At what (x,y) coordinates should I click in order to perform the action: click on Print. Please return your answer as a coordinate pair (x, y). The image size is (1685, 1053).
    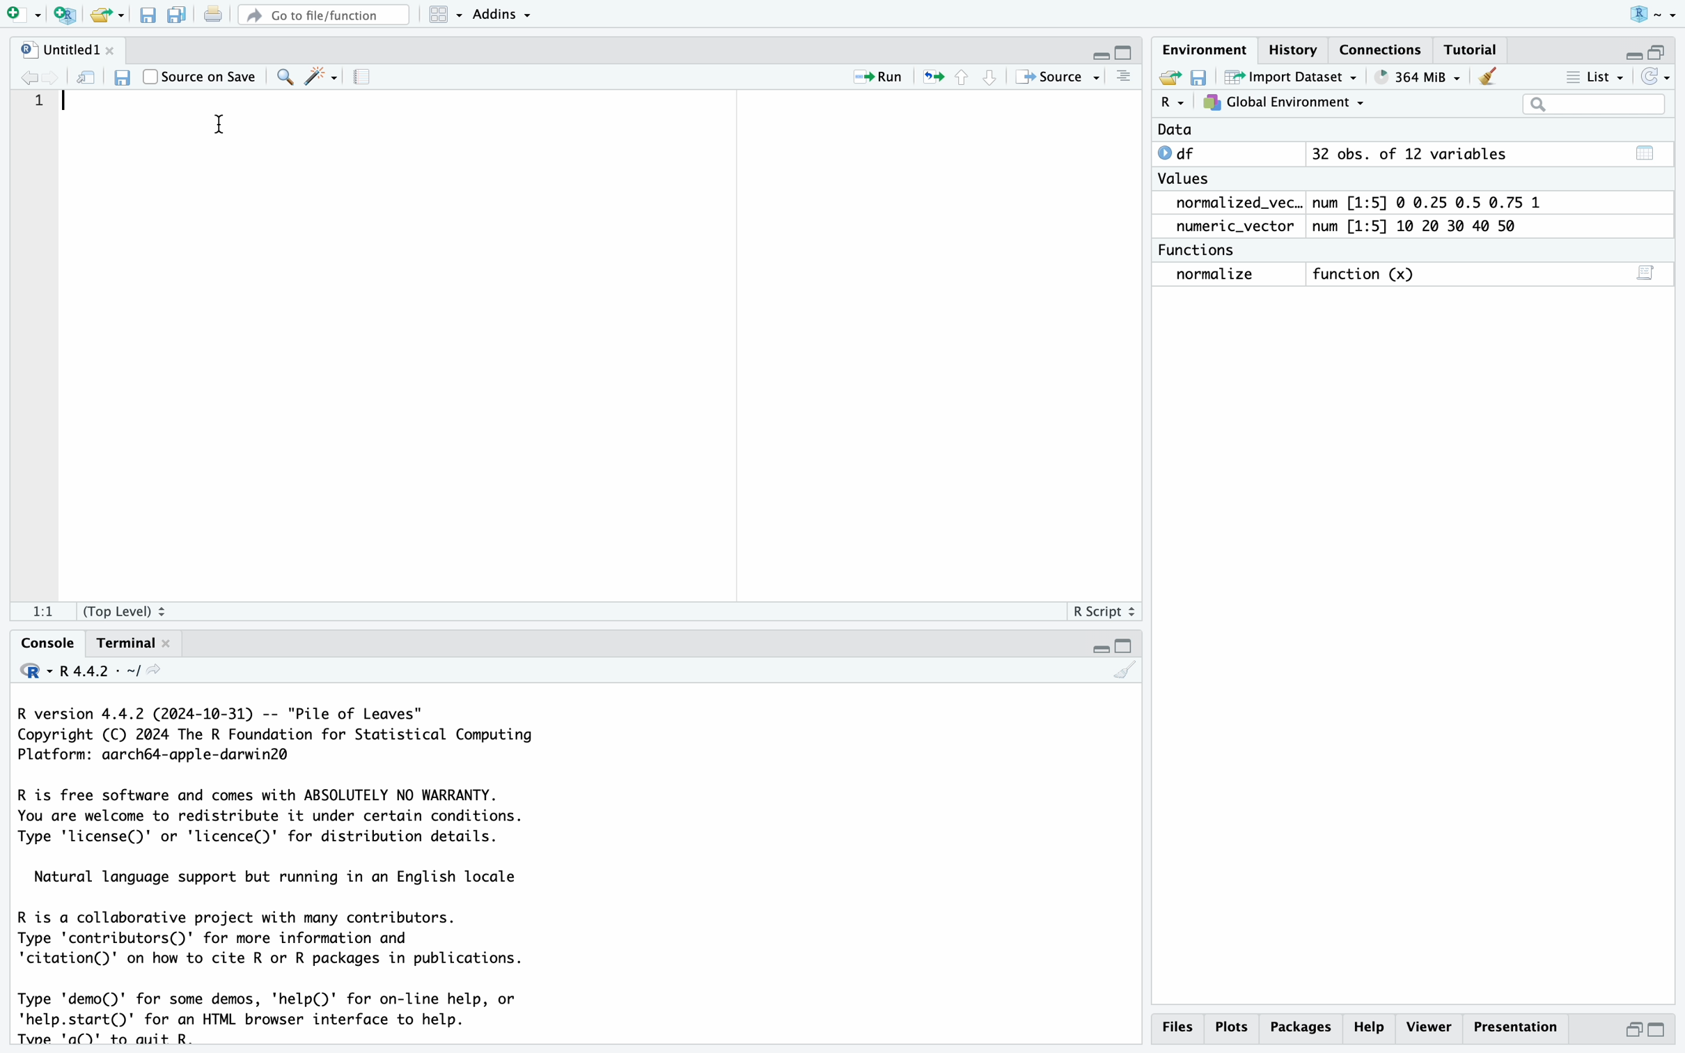
    Looking at the image, I should click on (212, 15).